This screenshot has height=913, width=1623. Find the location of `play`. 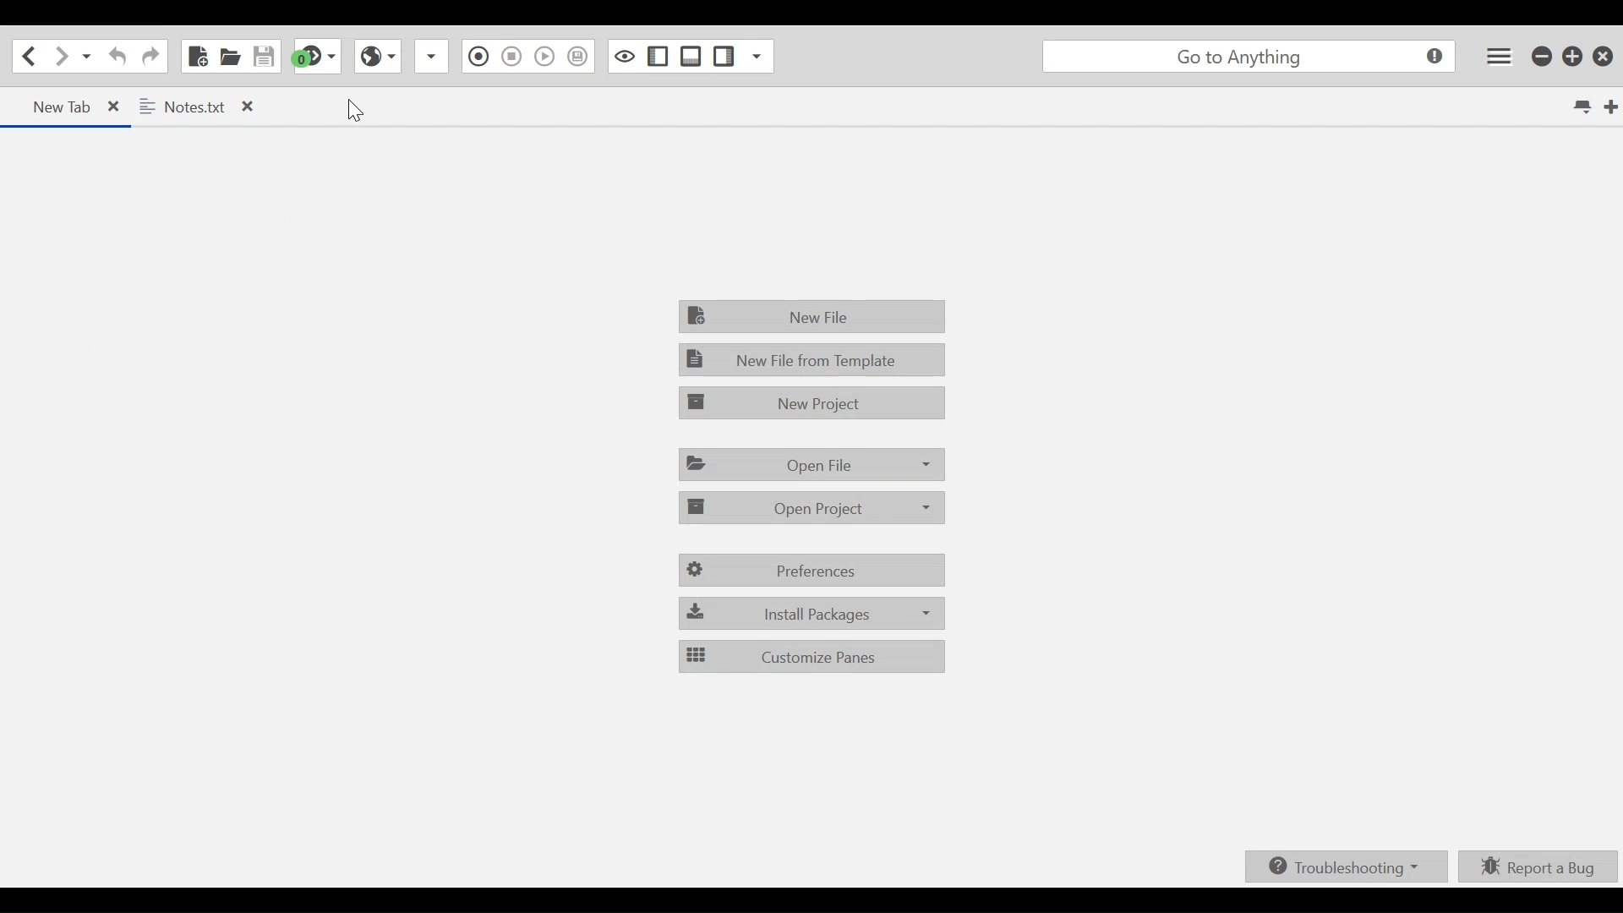

play is located at coordinates (544, 57).